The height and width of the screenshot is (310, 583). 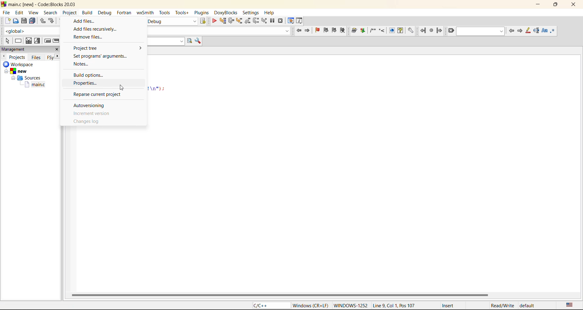 What do you see at coordinates (183, 12) in the screenshot?
I see `tools` at bounding box center [183, 12].